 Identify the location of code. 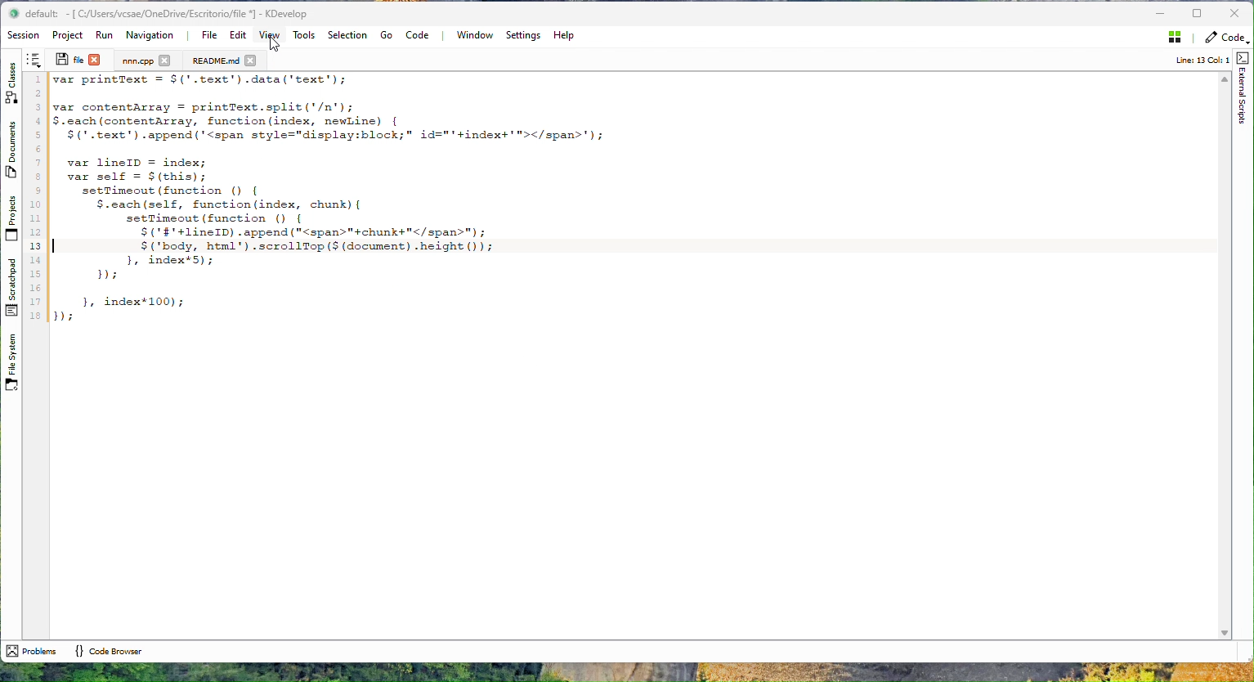
(1225, 40).